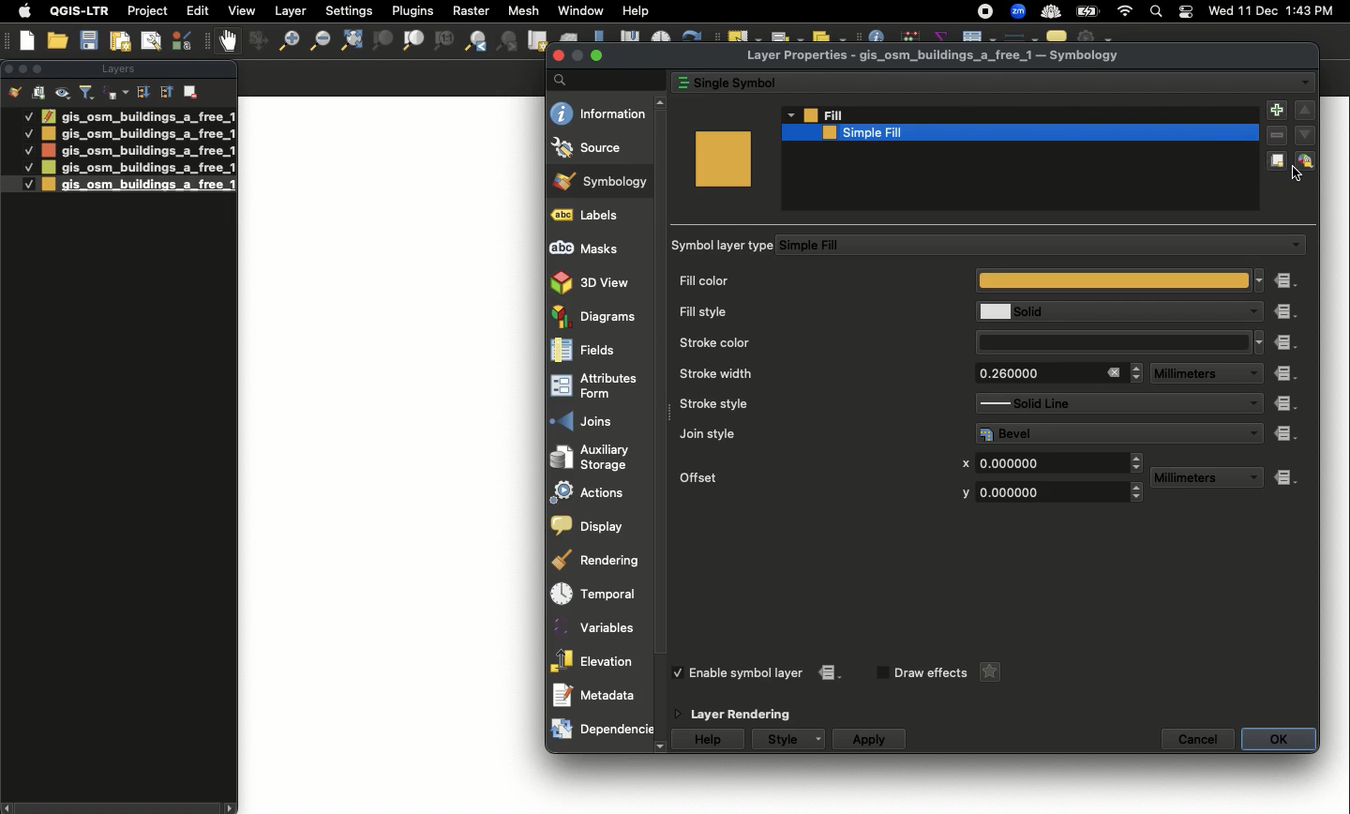 The height and width of the screenshot is (814, 1350). I want to click on Star, so click(987, 672).